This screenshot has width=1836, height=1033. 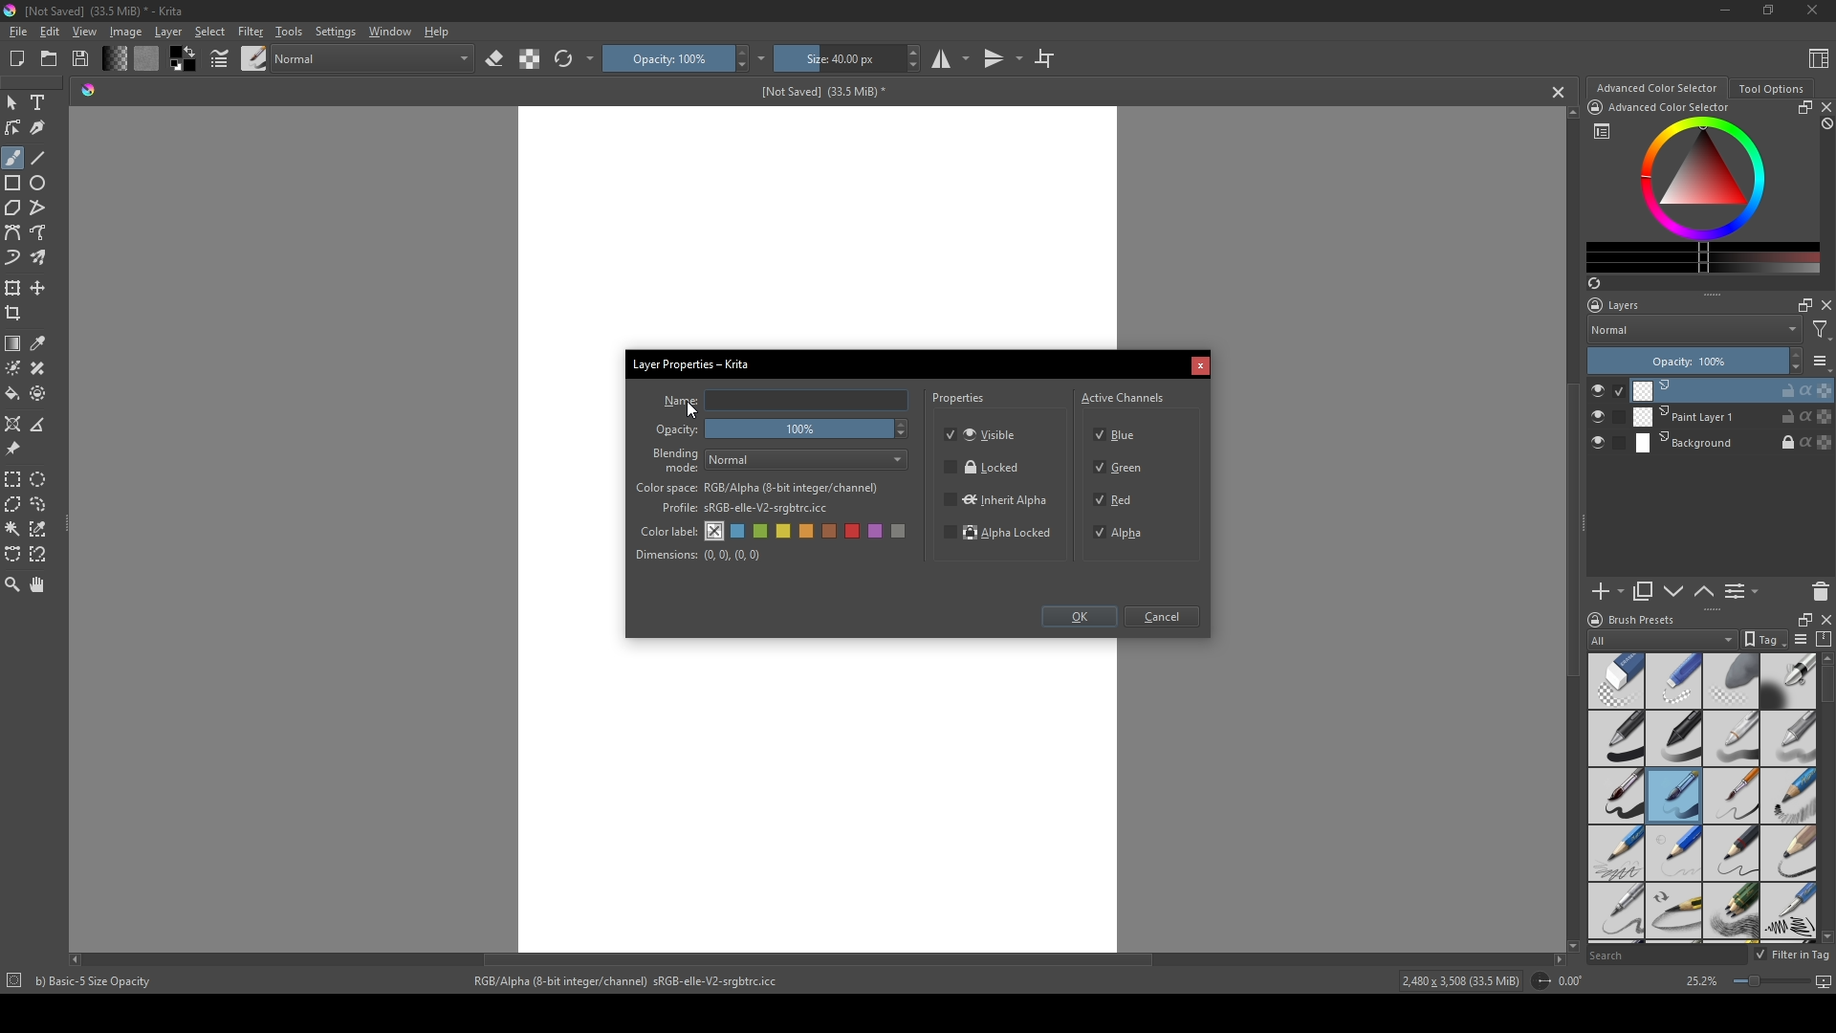 I want to click on brush, so click(x=254, y=57).